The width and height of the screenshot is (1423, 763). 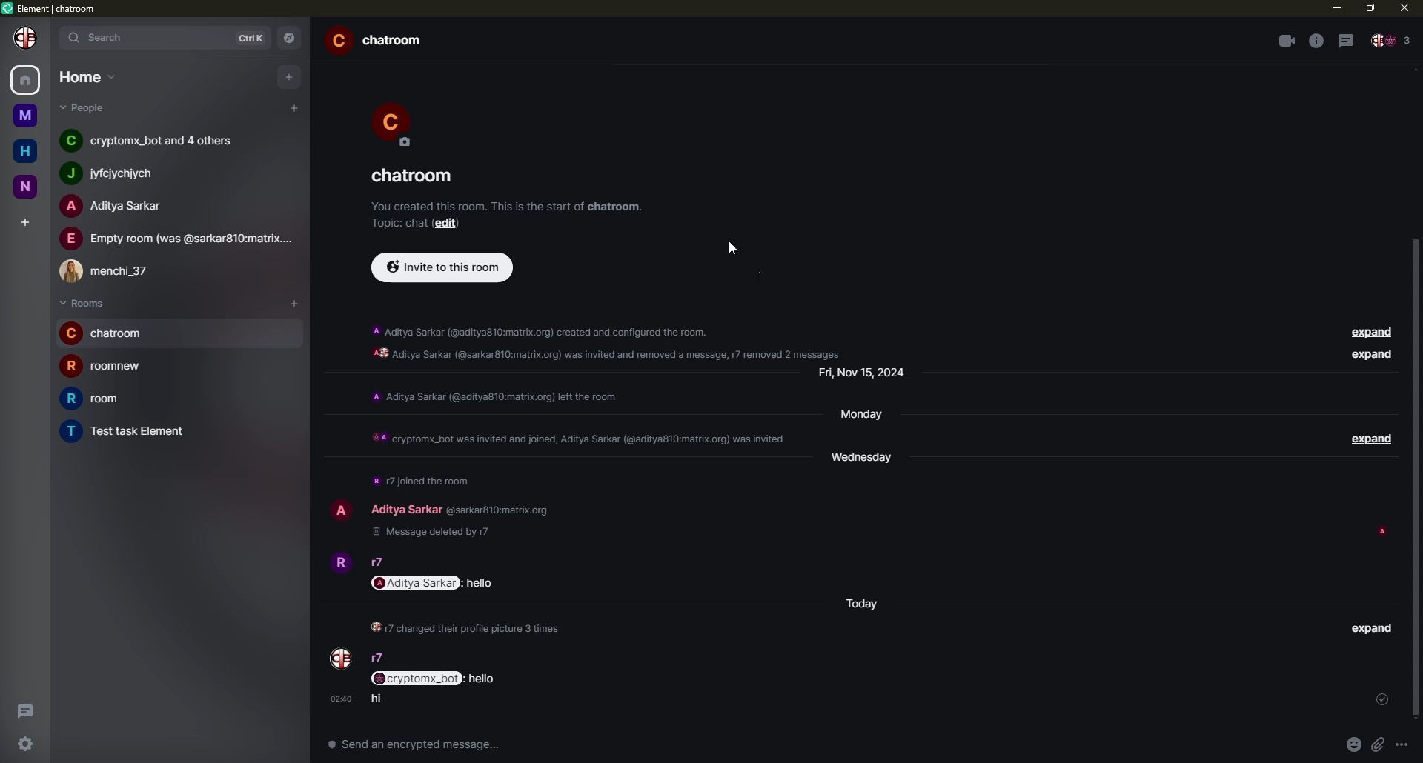 I want to click on day, so click(x=866, y=461).